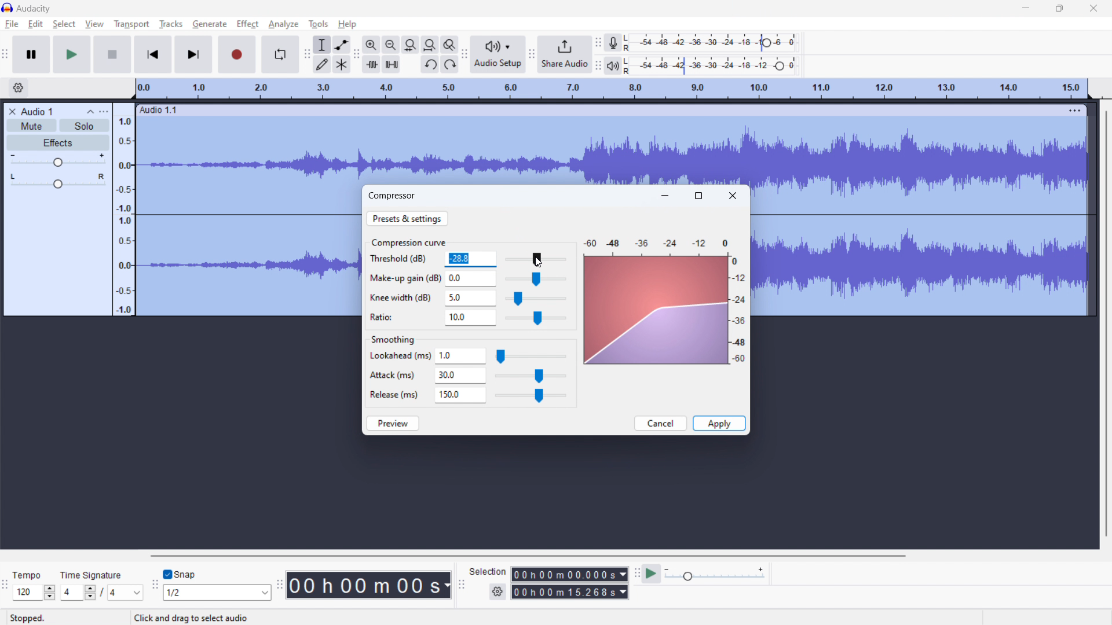  Describe the element at coordinates (719, 424) in the screenshot. I see `apply` at that location.